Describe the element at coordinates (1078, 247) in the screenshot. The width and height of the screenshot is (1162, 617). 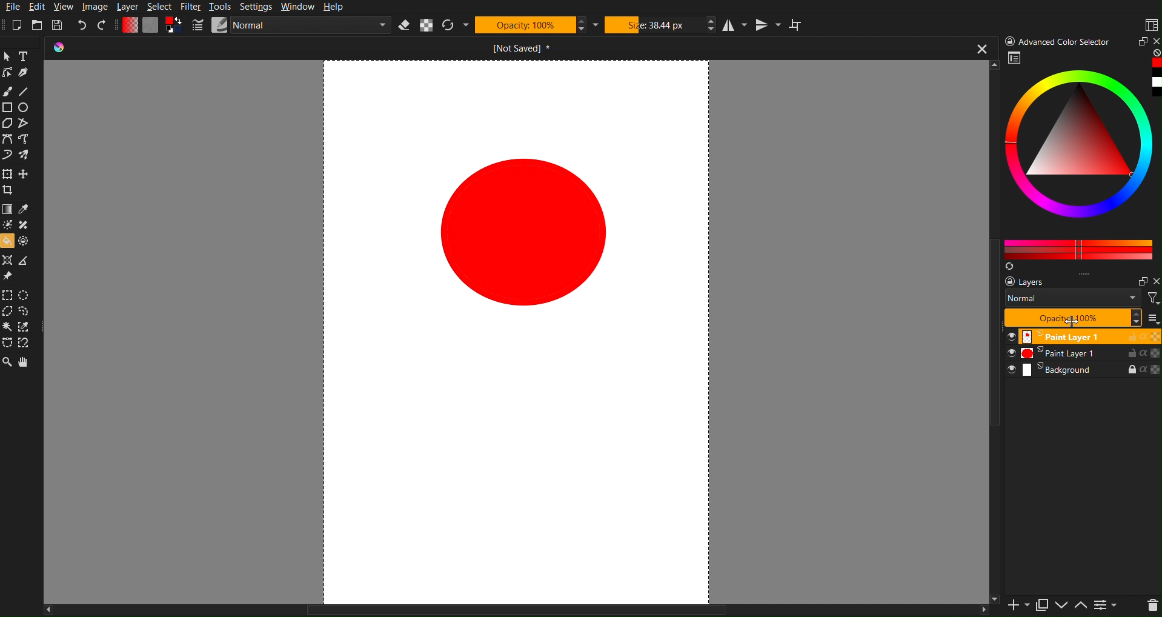
I see `Color Pallet` at that location.